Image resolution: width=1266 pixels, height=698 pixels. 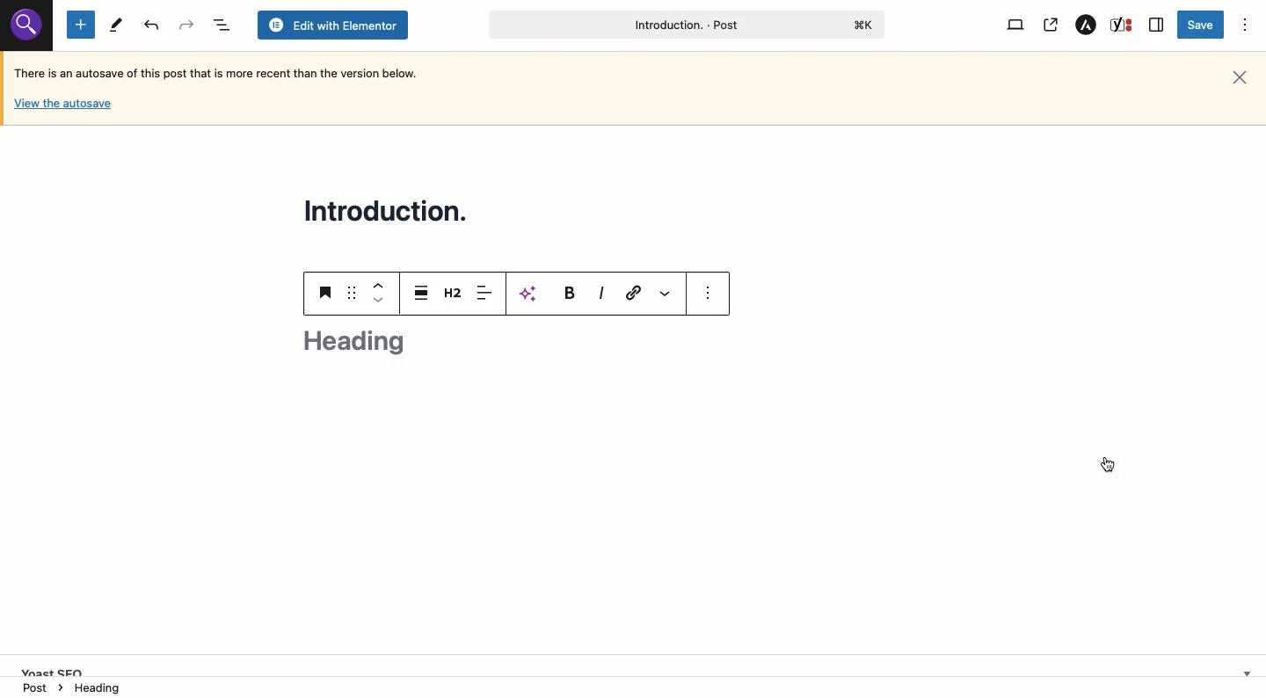 What do you see at coordinates (419, 292) in the screenshot?
I see `Justification` at bounding box center [419, 292].